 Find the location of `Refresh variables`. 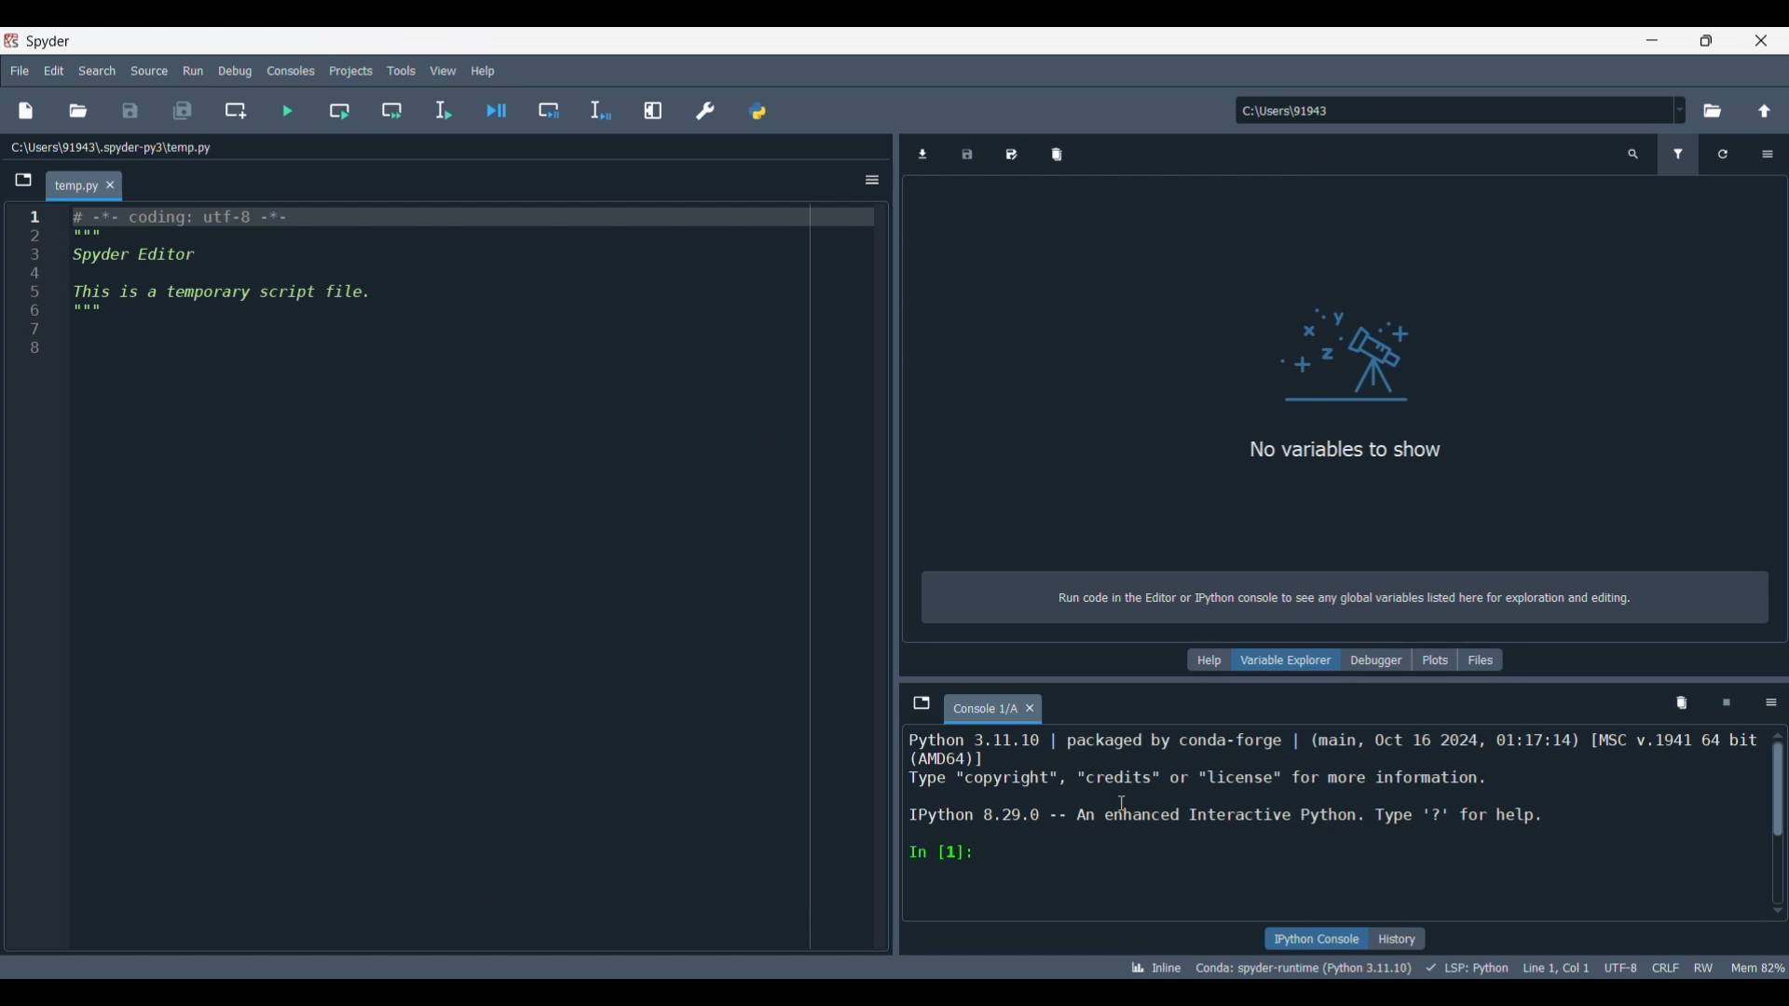

Refresh variables is located at coordinates (1722, 155).